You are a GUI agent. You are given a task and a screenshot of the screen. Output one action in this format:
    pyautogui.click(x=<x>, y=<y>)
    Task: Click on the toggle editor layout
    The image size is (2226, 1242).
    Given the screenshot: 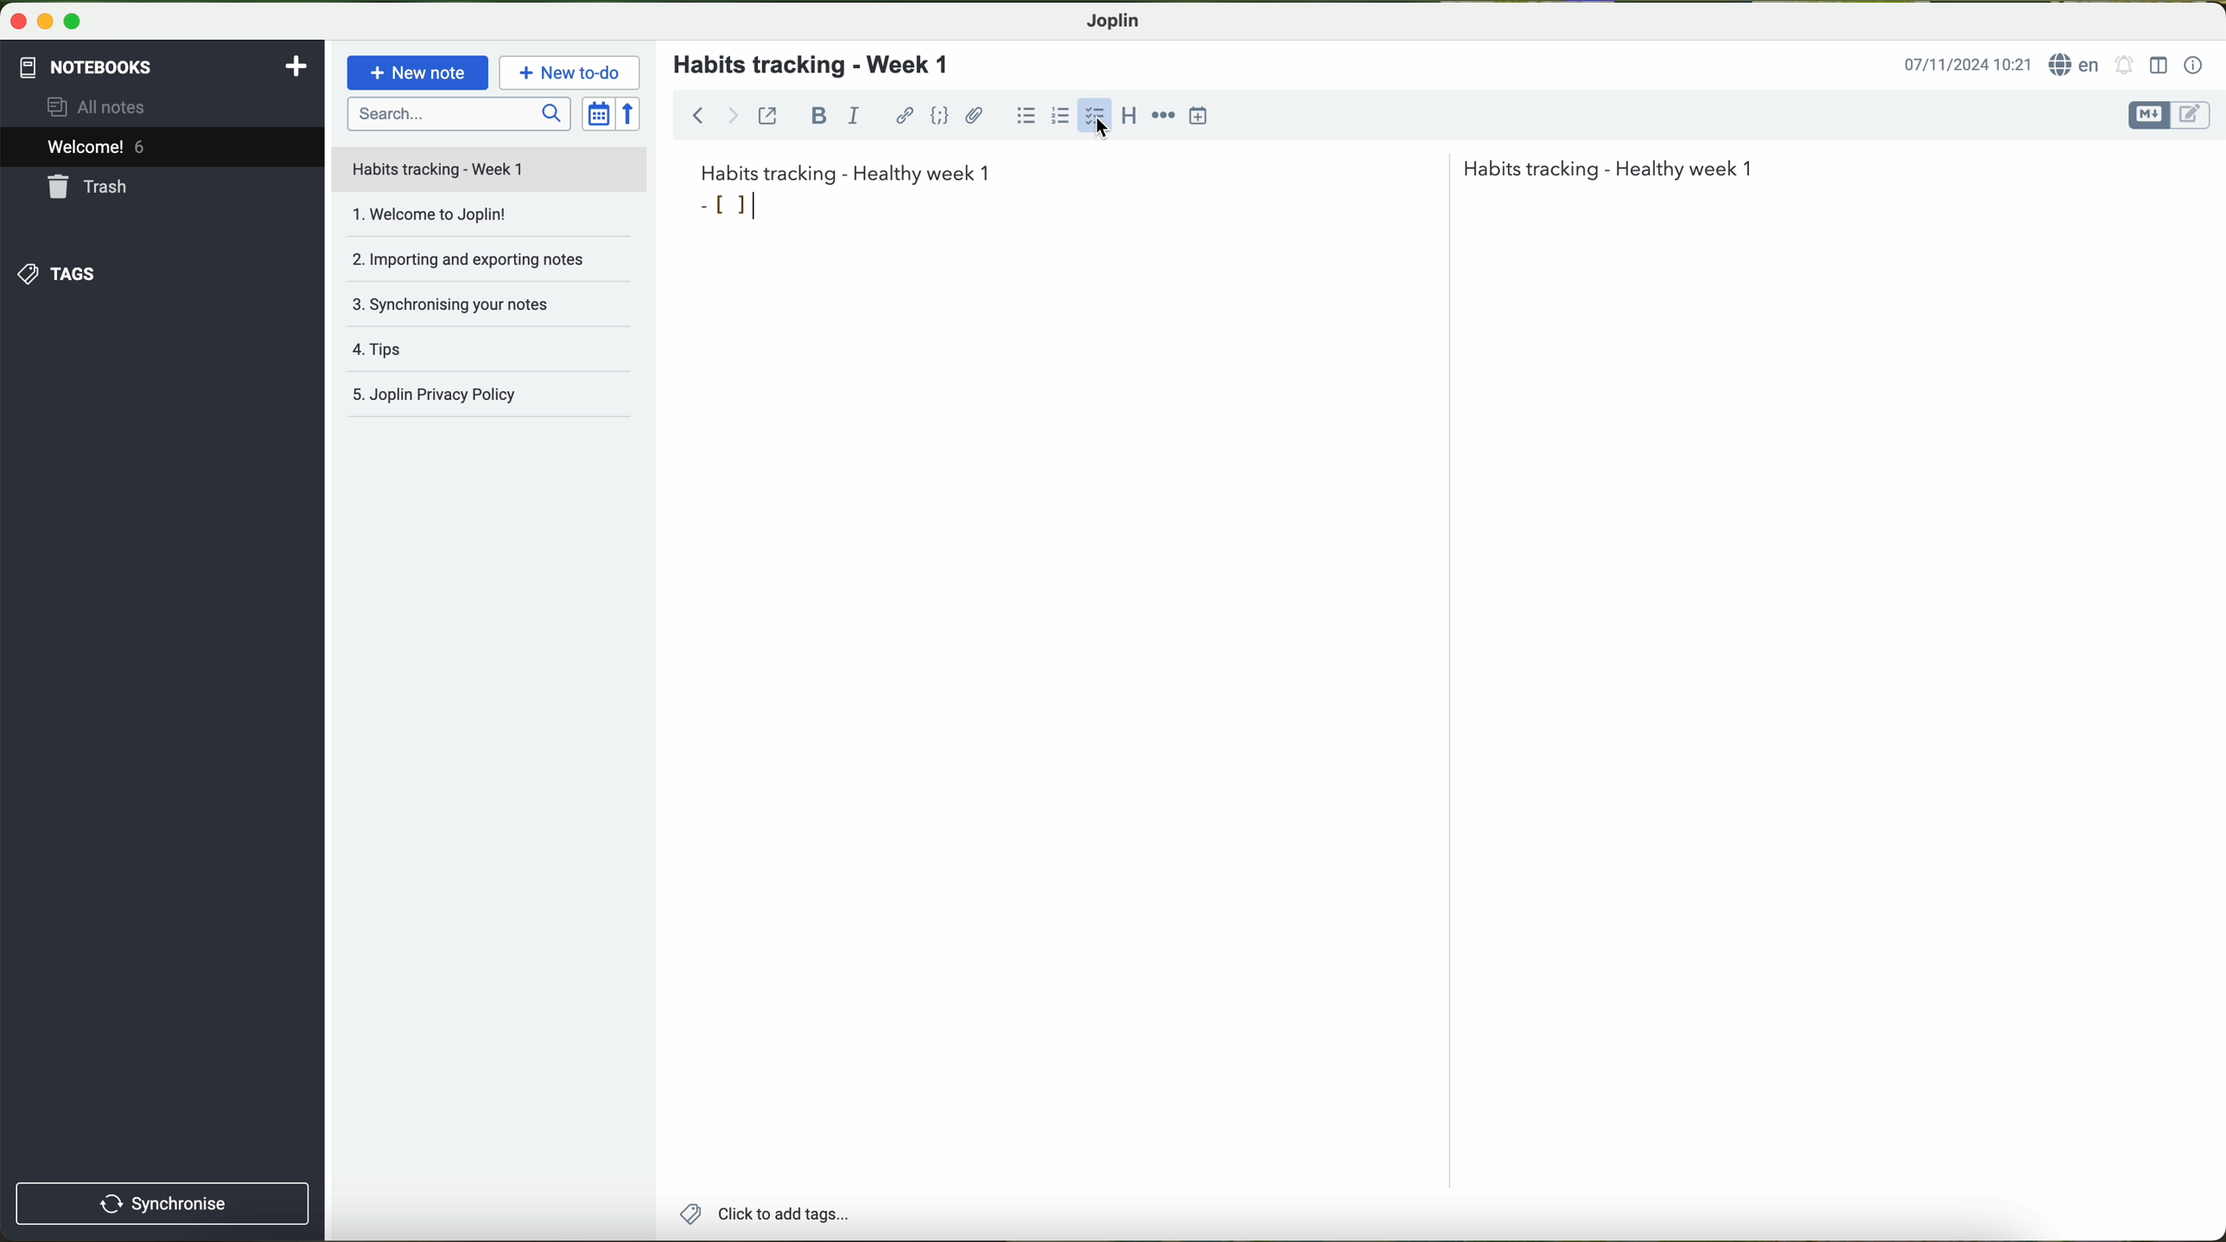 What is the action you would take?
    pyautogui.click(x=2159, y=66)
    